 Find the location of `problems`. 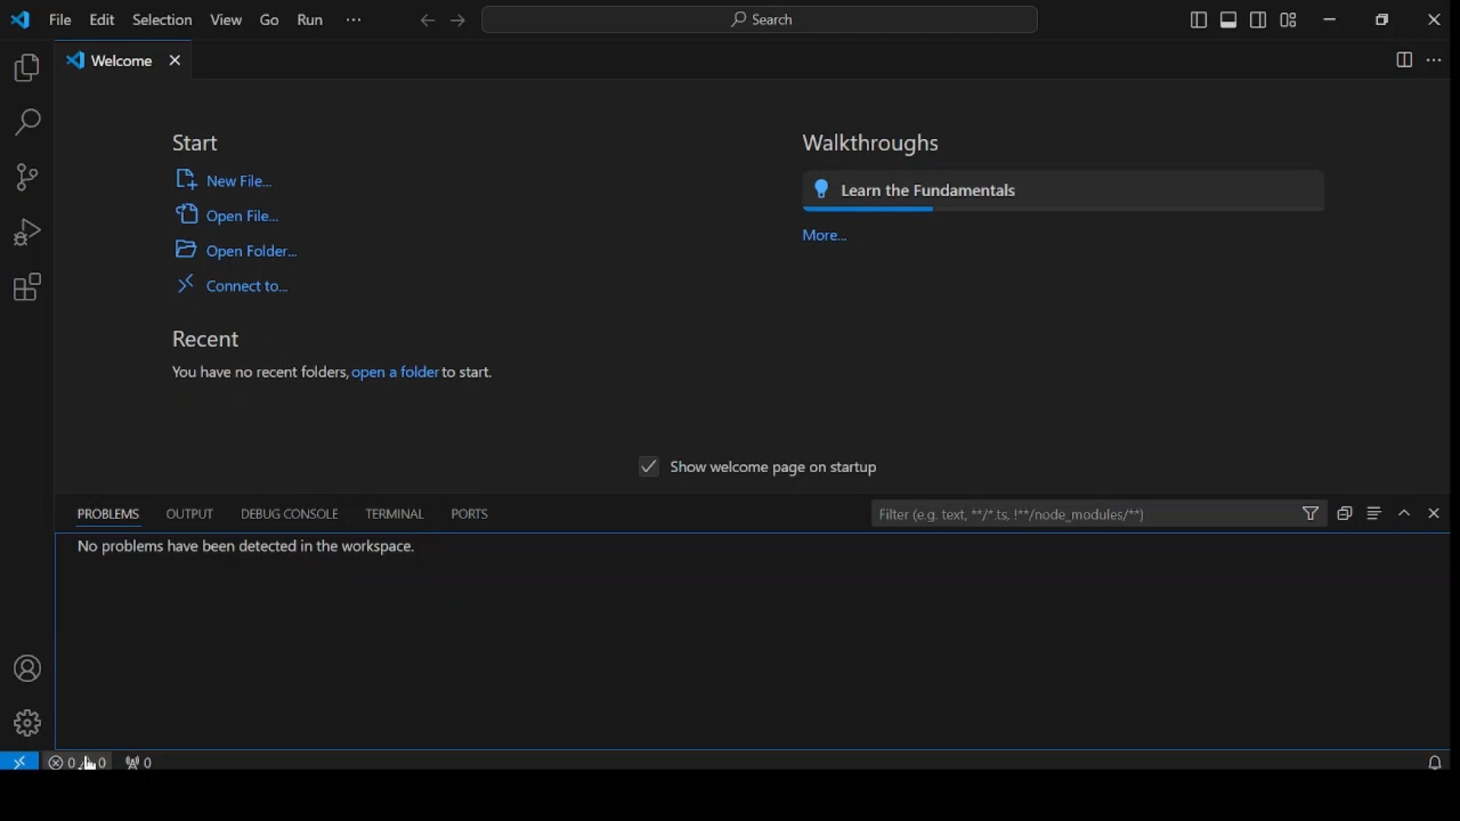

problems is located at coordinates (110, 516).